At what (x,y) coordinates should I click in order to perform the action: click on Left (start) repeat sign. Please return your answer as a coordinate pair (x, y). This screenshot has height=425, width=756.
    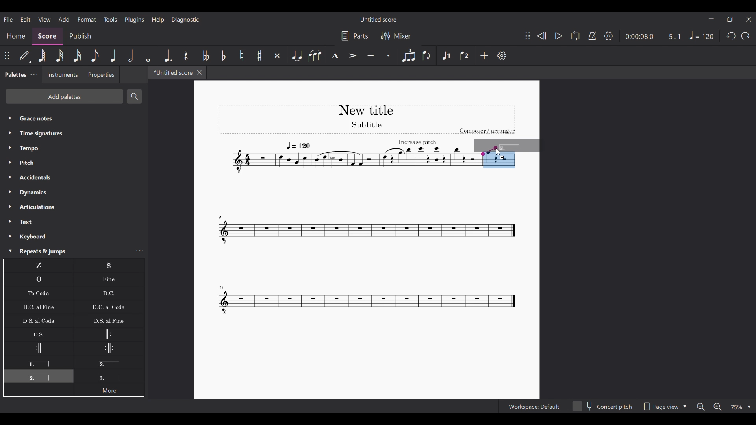
    Looking at the image, I should click on (109, 334).